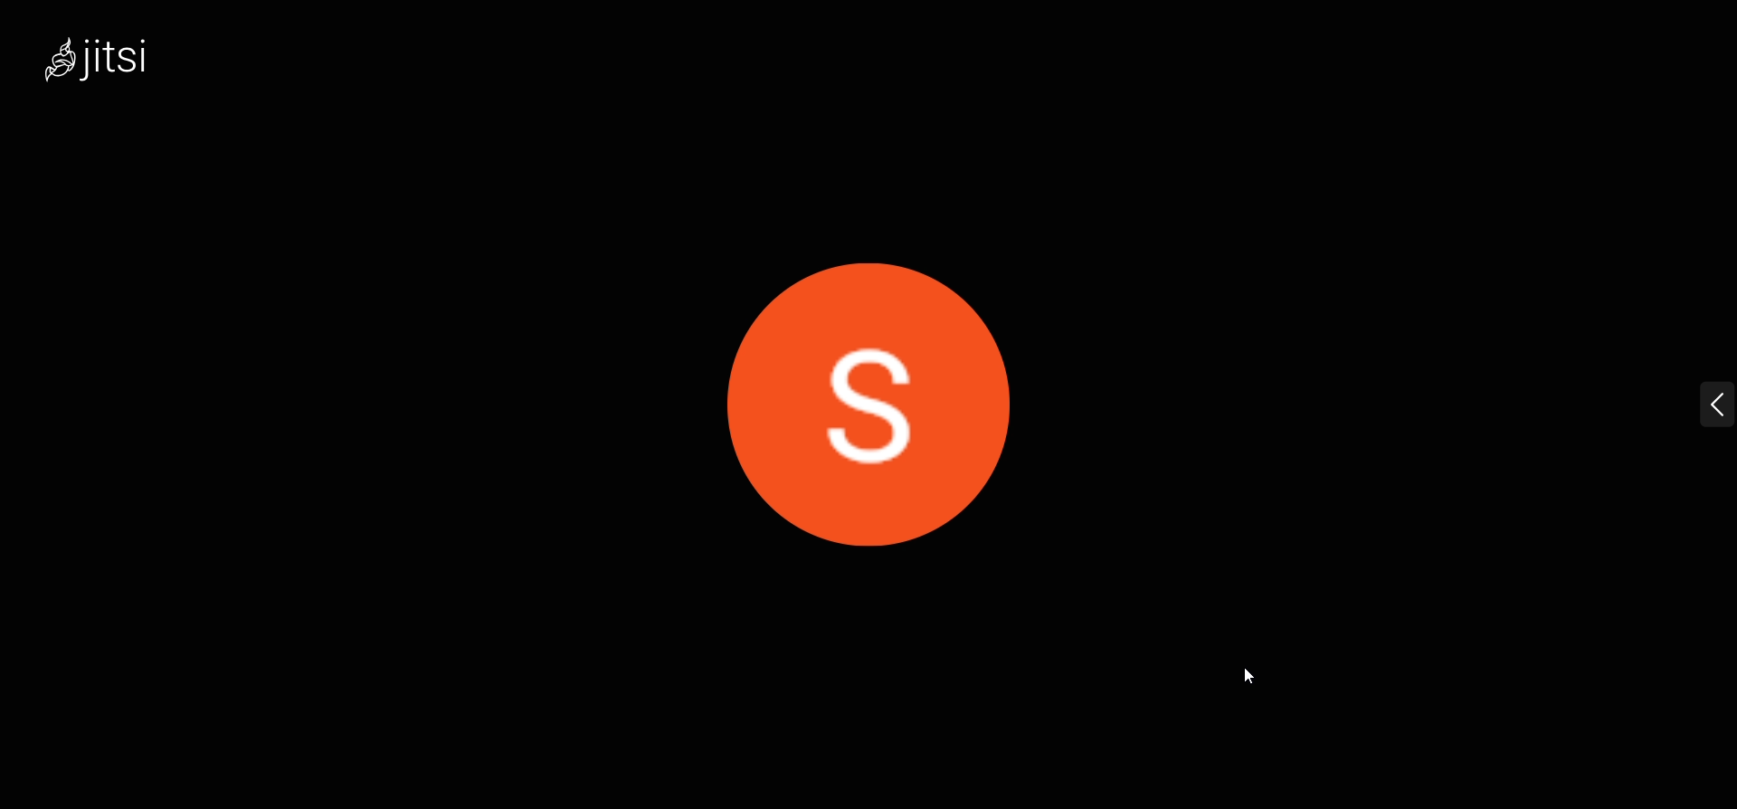 The width and height of the screenshot is (1737, 809). Describe the element at coordinates (1688, 408) in the screenshot. I see `Expand` at that location.